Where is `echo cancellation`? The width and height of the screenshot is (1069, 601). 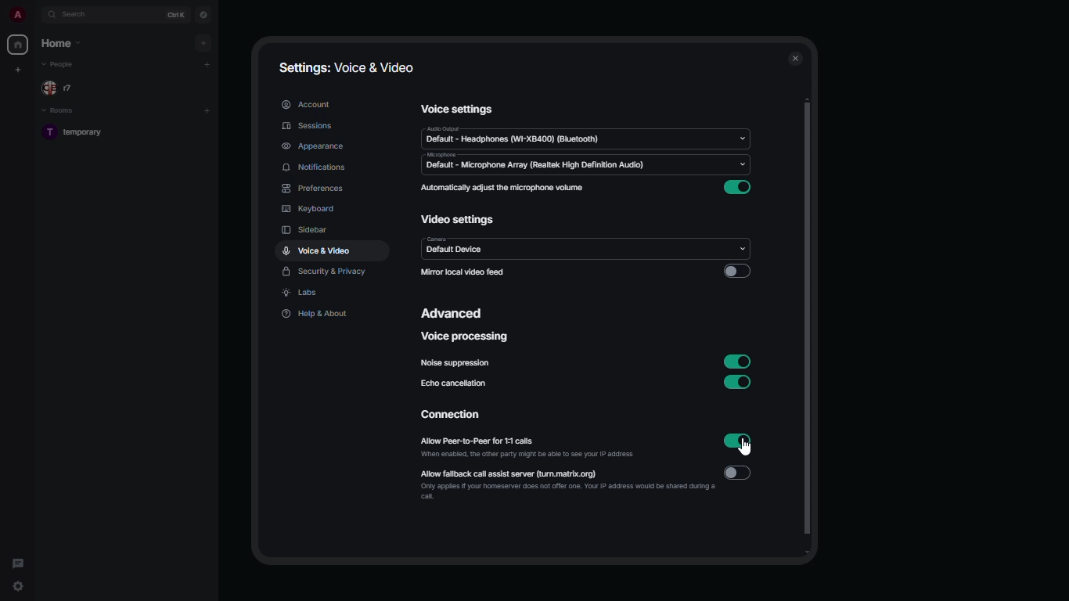 echo cancellation is located at coordinates (455, 383).